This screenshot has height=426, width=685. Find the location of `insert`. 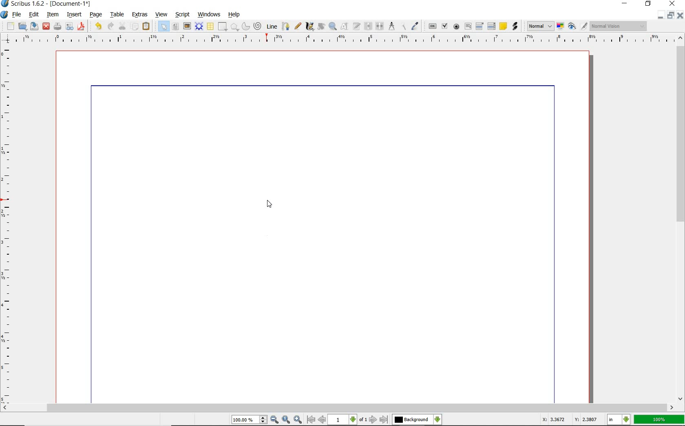

insert is located at coordinates (75, 14).